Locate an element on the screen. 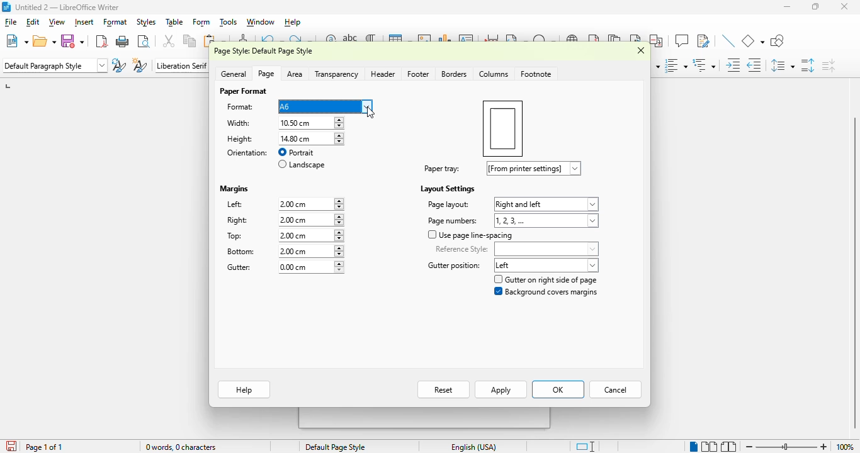  maximize is located at coordinates (815, 6).